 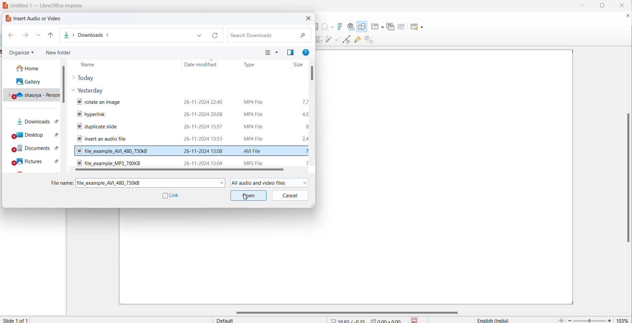 I want to click on file size heading, so click(x=295, y=63).